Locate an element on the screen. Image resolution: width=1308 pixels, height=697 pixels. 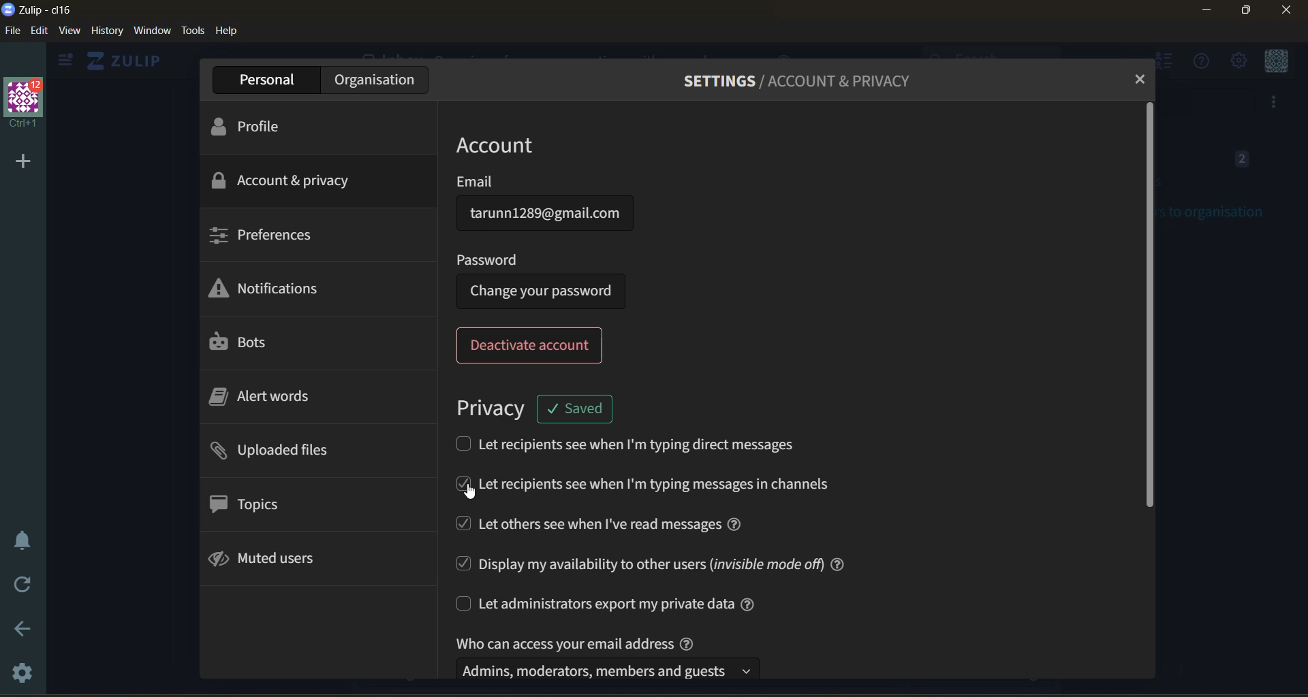
password: (change your password) is located at coordinates (547, 279).